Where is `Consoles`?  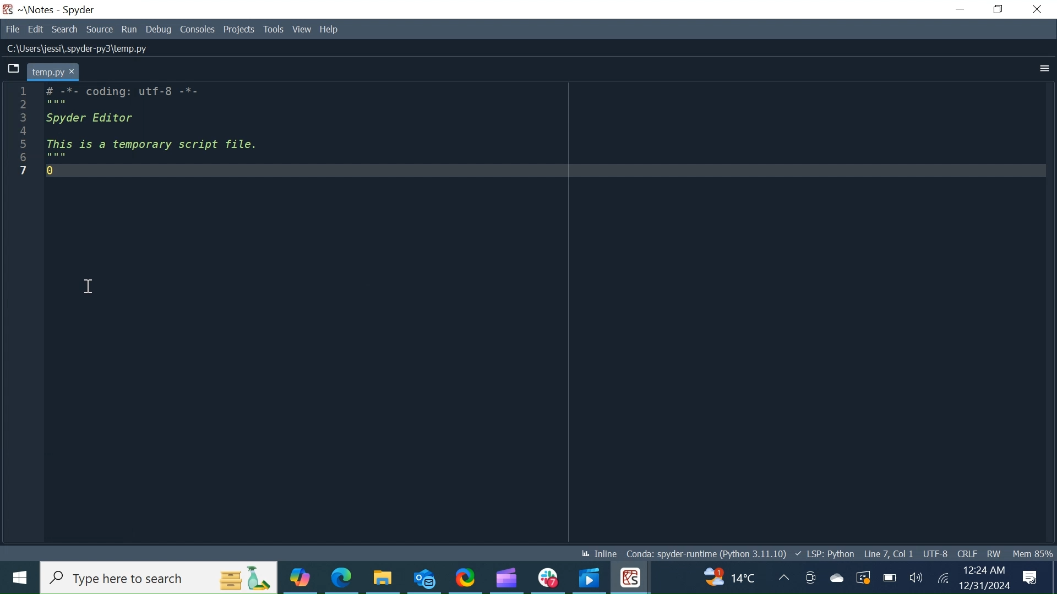
Consoles is located at coordinates (198, 30).